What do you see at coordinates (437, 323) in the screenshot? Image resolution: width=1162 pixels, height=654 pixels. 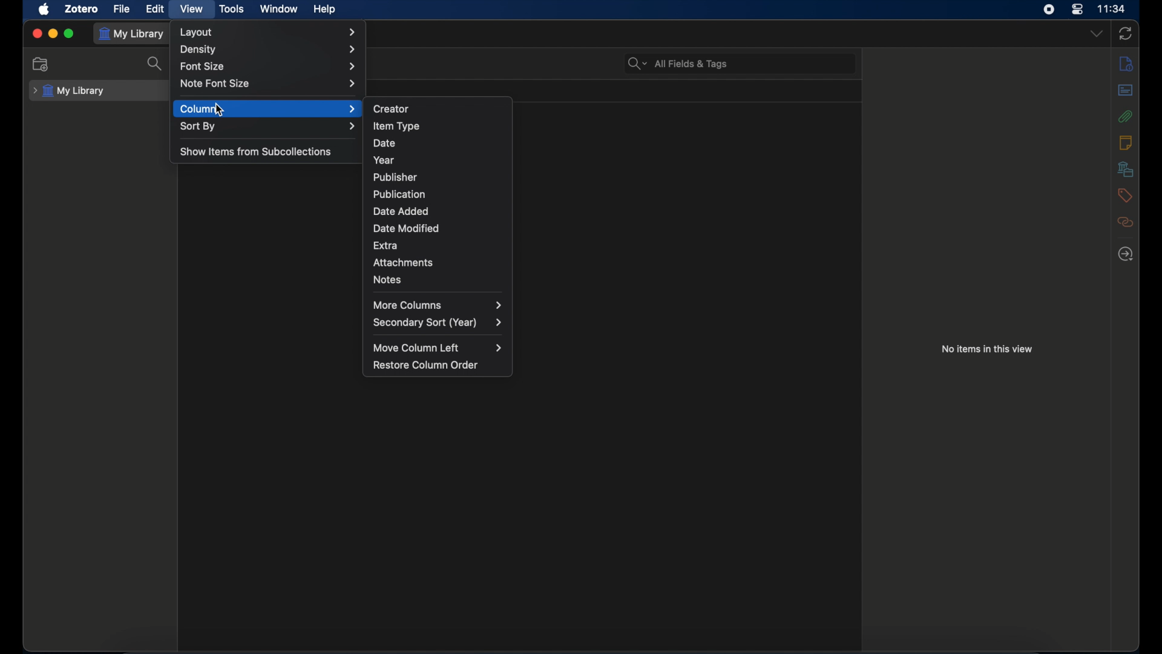 I see `secondary sort` at bounding box center [437, 323].